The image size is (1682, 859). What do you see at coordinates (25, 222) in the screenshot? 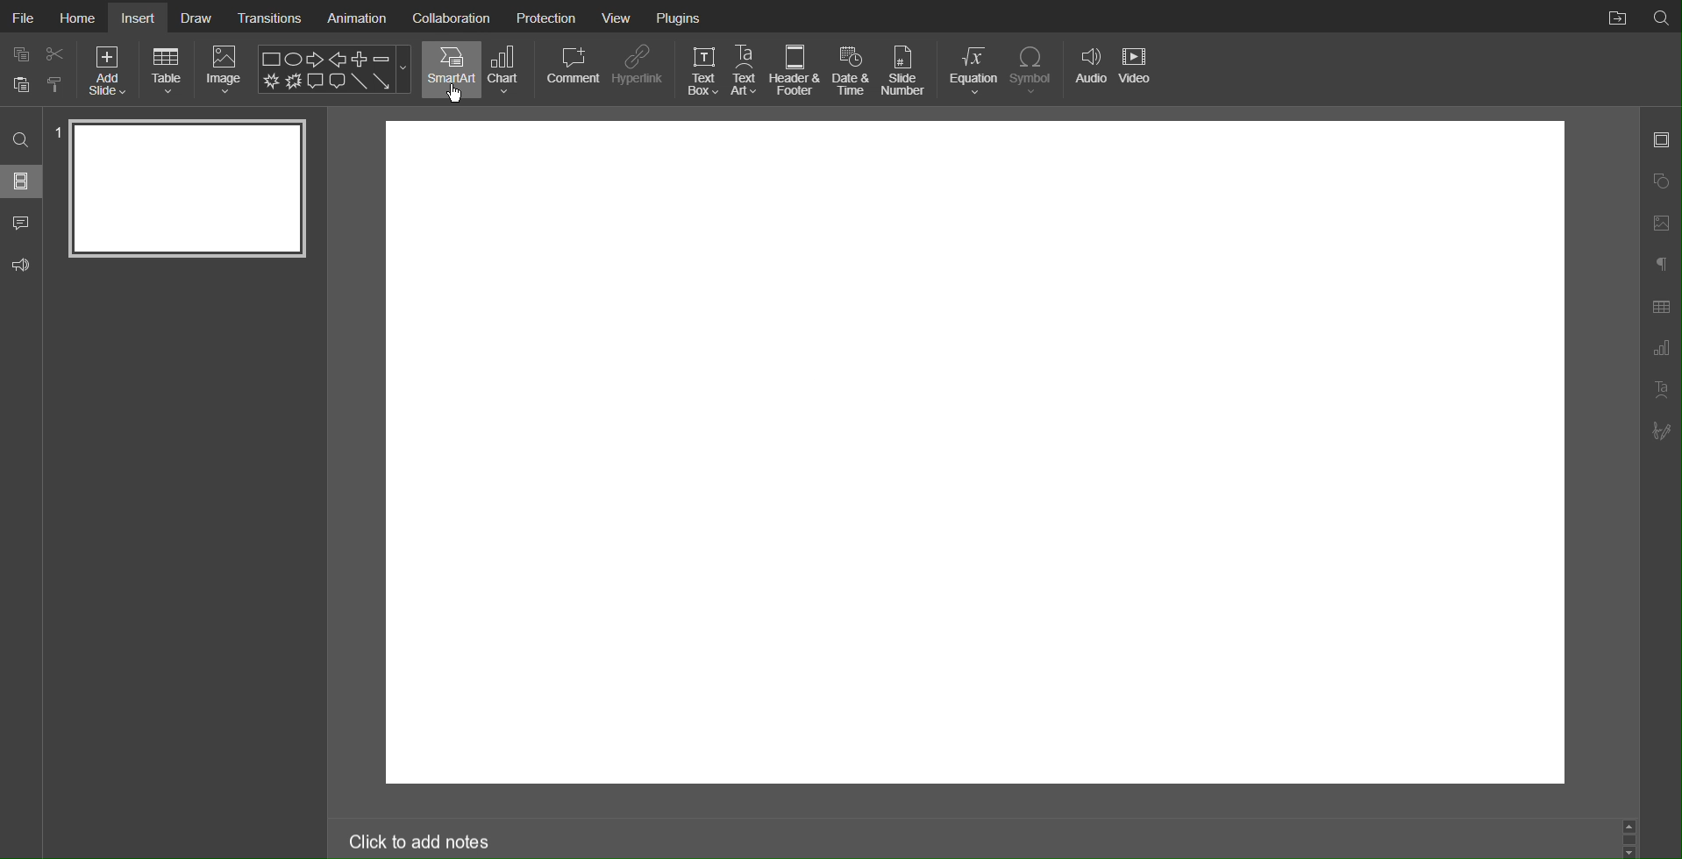
I see `Comments` at bounding box center [25, 222].